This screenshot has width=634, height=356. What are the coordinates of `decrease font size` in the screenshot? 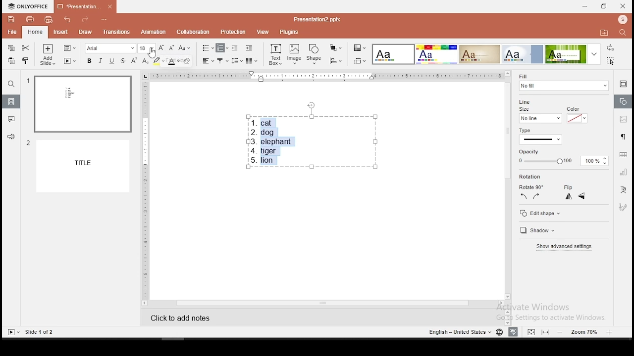 It's located at (172, 48).